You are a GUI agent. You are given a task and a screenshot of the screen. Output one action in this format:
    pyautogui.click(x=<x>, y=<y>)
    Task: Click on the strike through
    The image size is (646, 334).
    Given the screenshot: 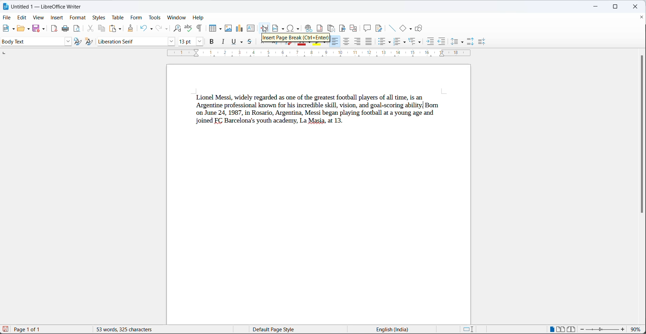 What is the action you would take?
    pyautogui.click(x=250, y=41)
    